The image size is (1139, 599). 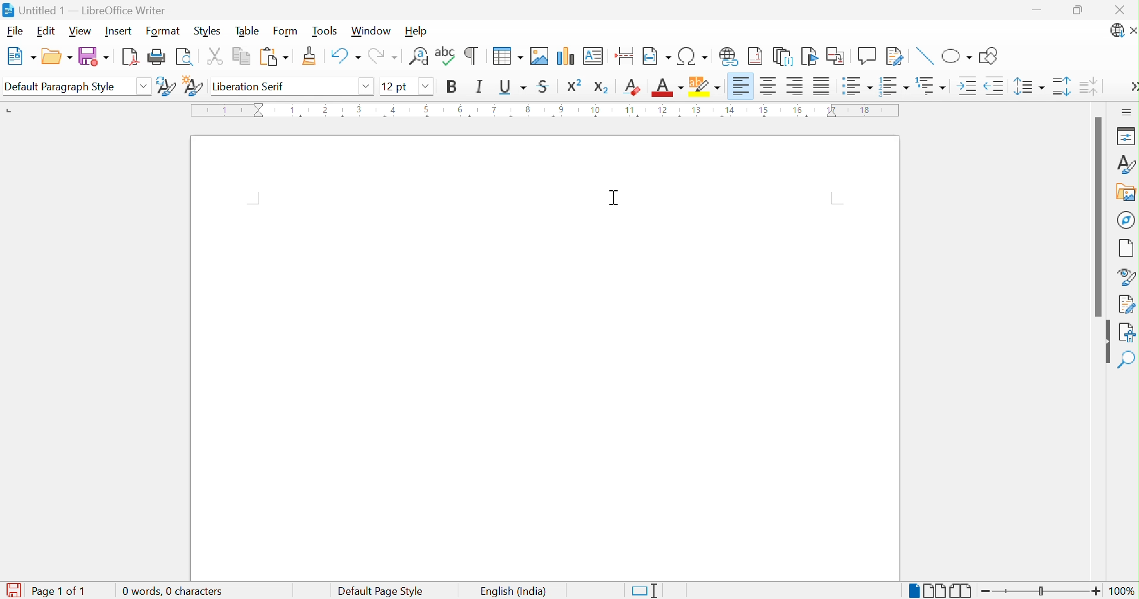 What do you see at coordinates (158, 56) in the screenshot?
I see `Print` at bounding box center [158, 56].